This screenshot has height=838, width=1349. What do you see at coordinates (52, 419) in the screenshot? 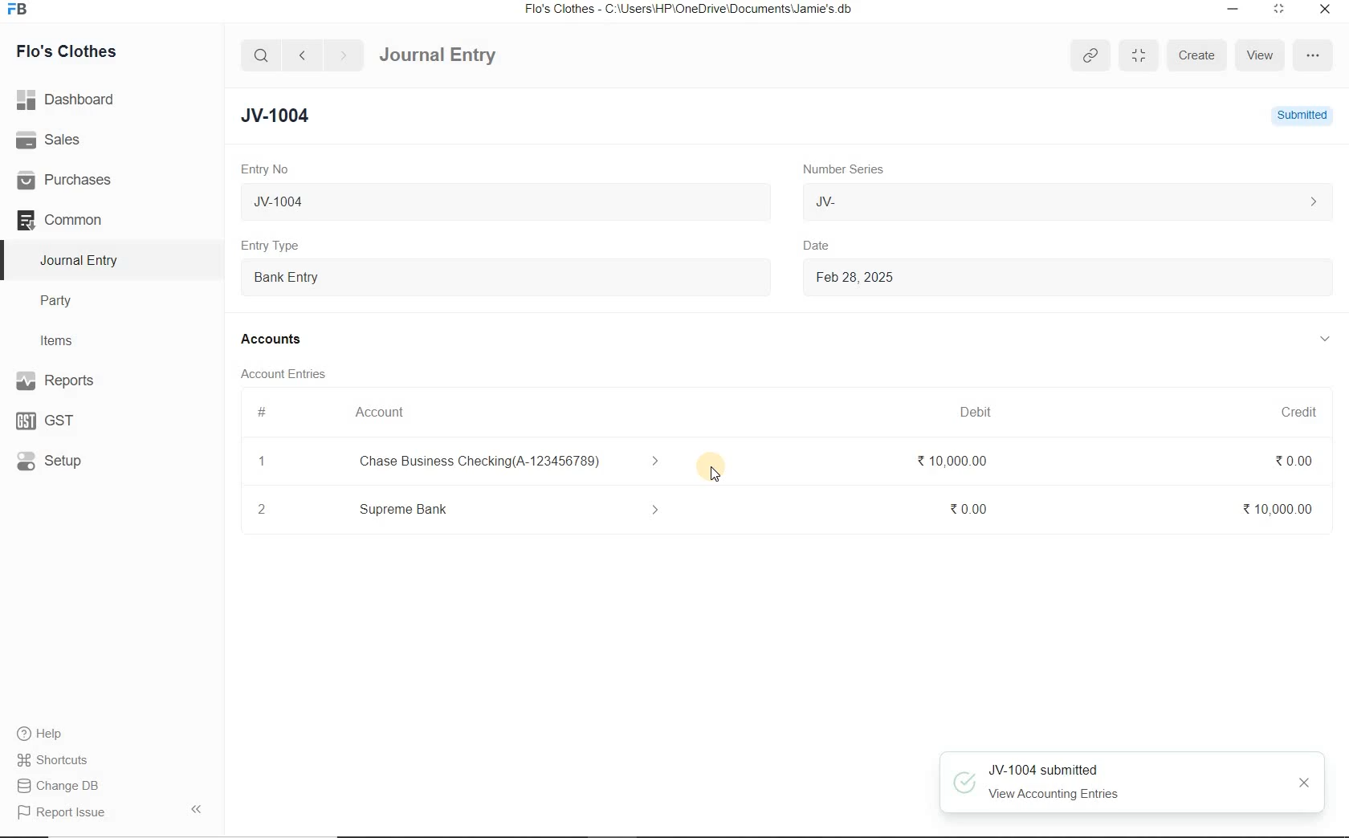
I see `GST` at bounding box center [52, 419].